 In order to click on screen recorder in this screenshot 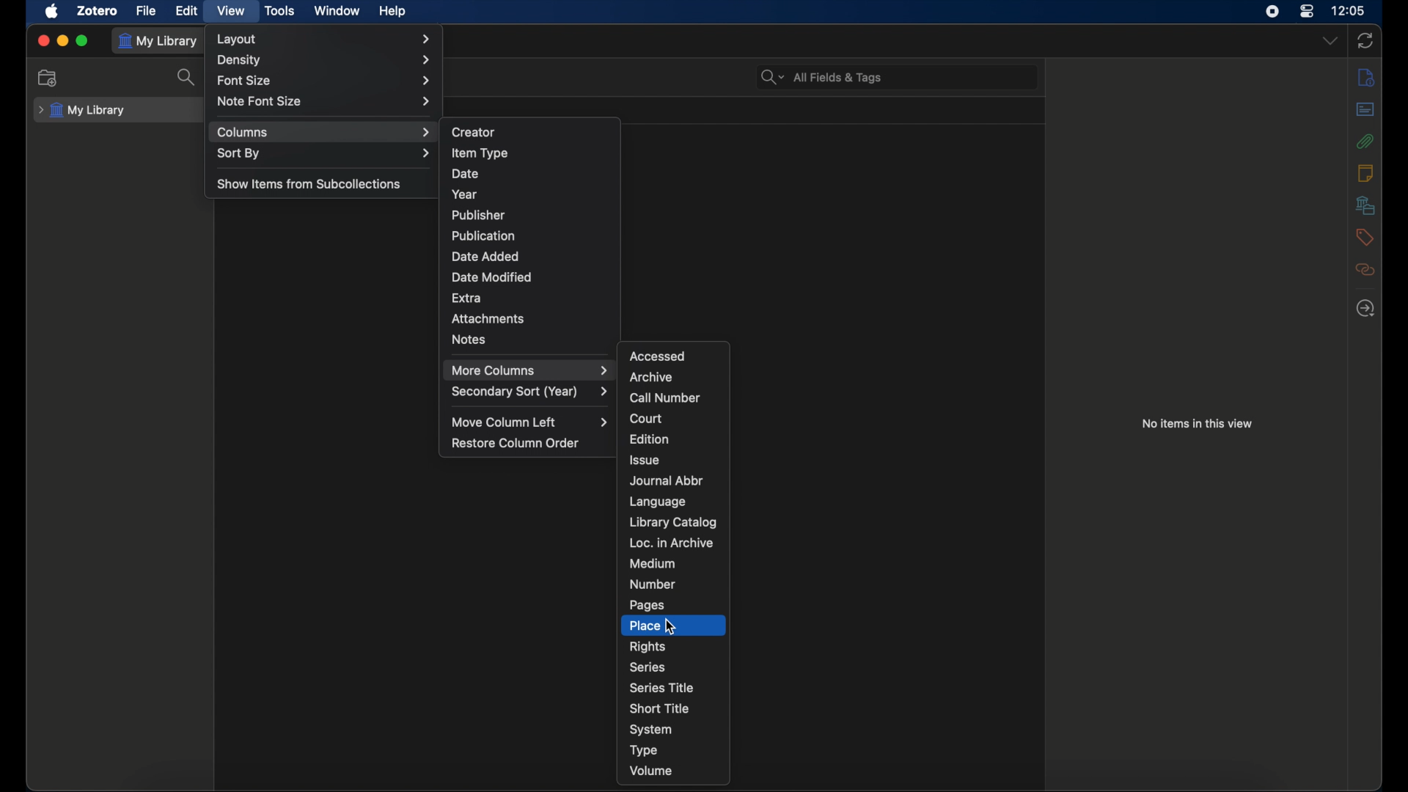, I will do `click(1271, 12)`.